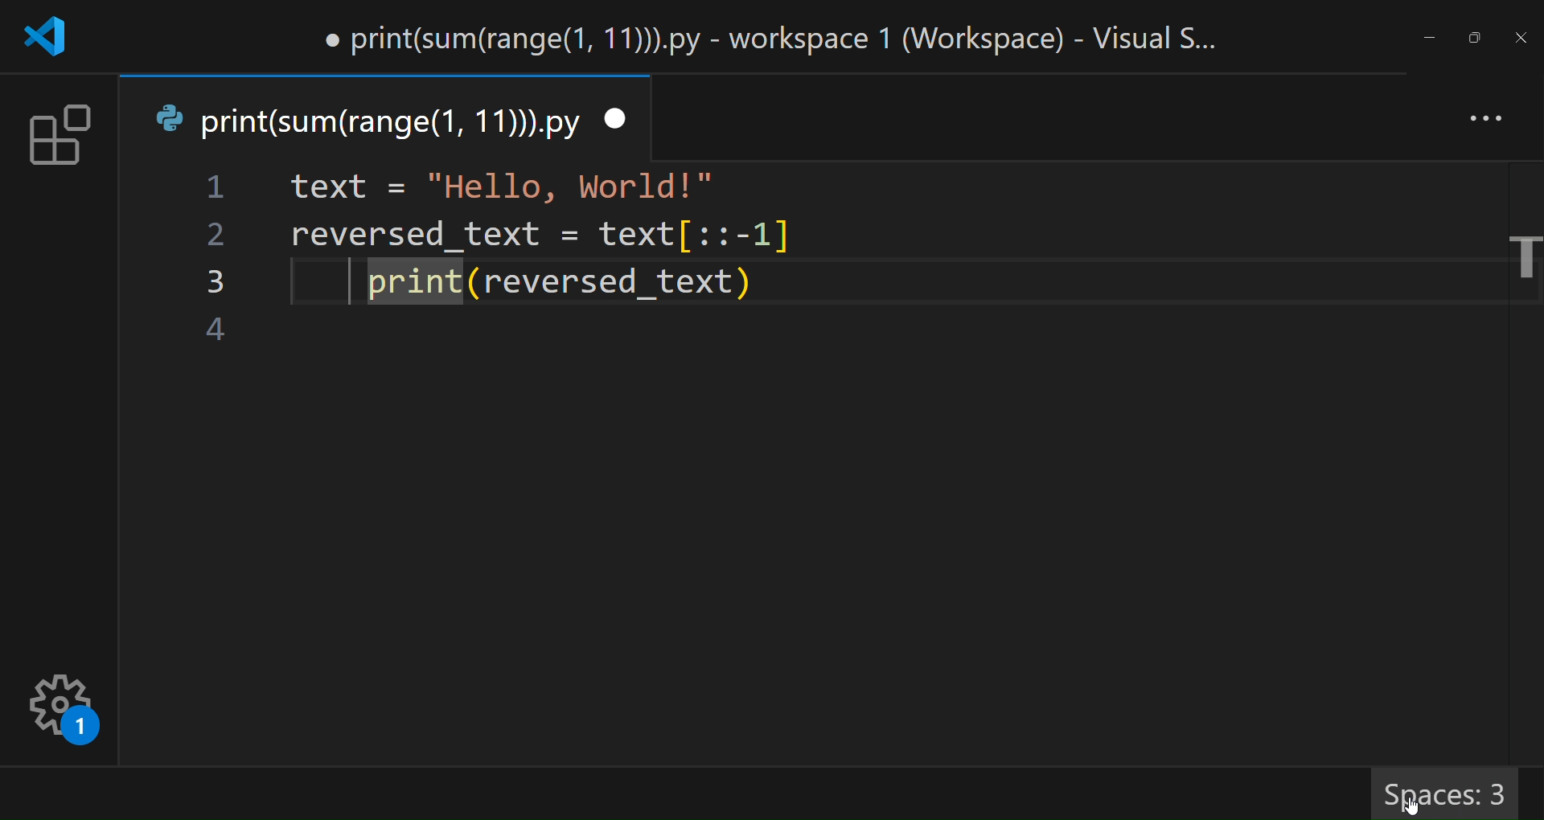 The width and height of the screenshot is (1544, 820). What do you see at coordinates (1394, 797) in the screenshot?
I see `cursor` at bounding box center [1394, 797].